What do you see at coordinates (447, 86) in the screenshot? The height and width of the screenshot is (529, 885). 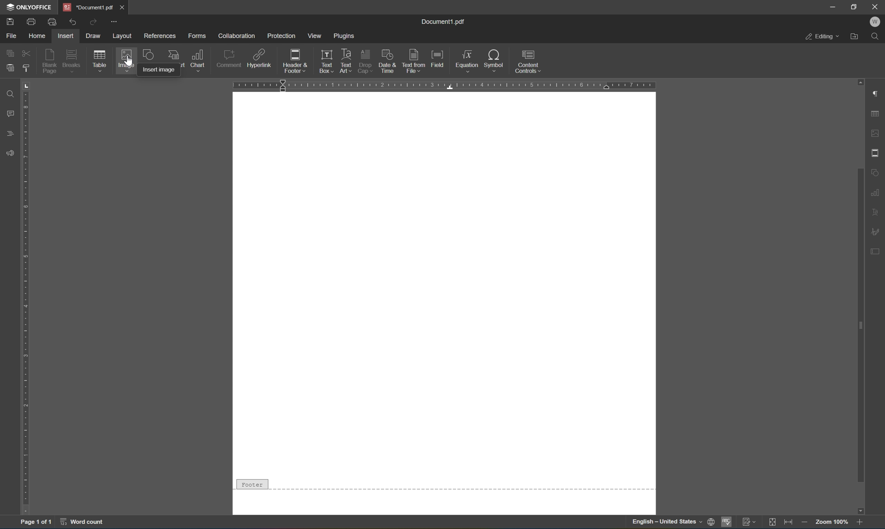 I see `ruler` at bounding box center [447, 86].